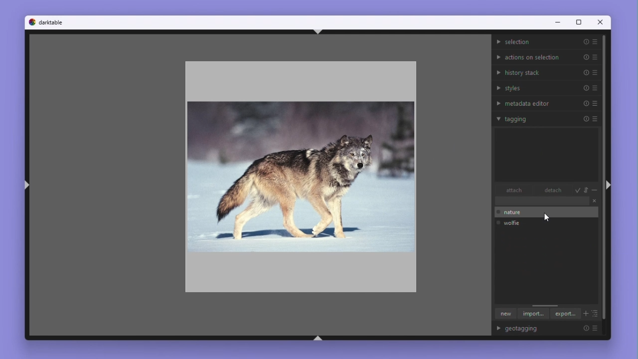  What do you see at coordinates (548, 218) in the screenshot?
I see `mouse pointer` at bounding box center [548, 218].